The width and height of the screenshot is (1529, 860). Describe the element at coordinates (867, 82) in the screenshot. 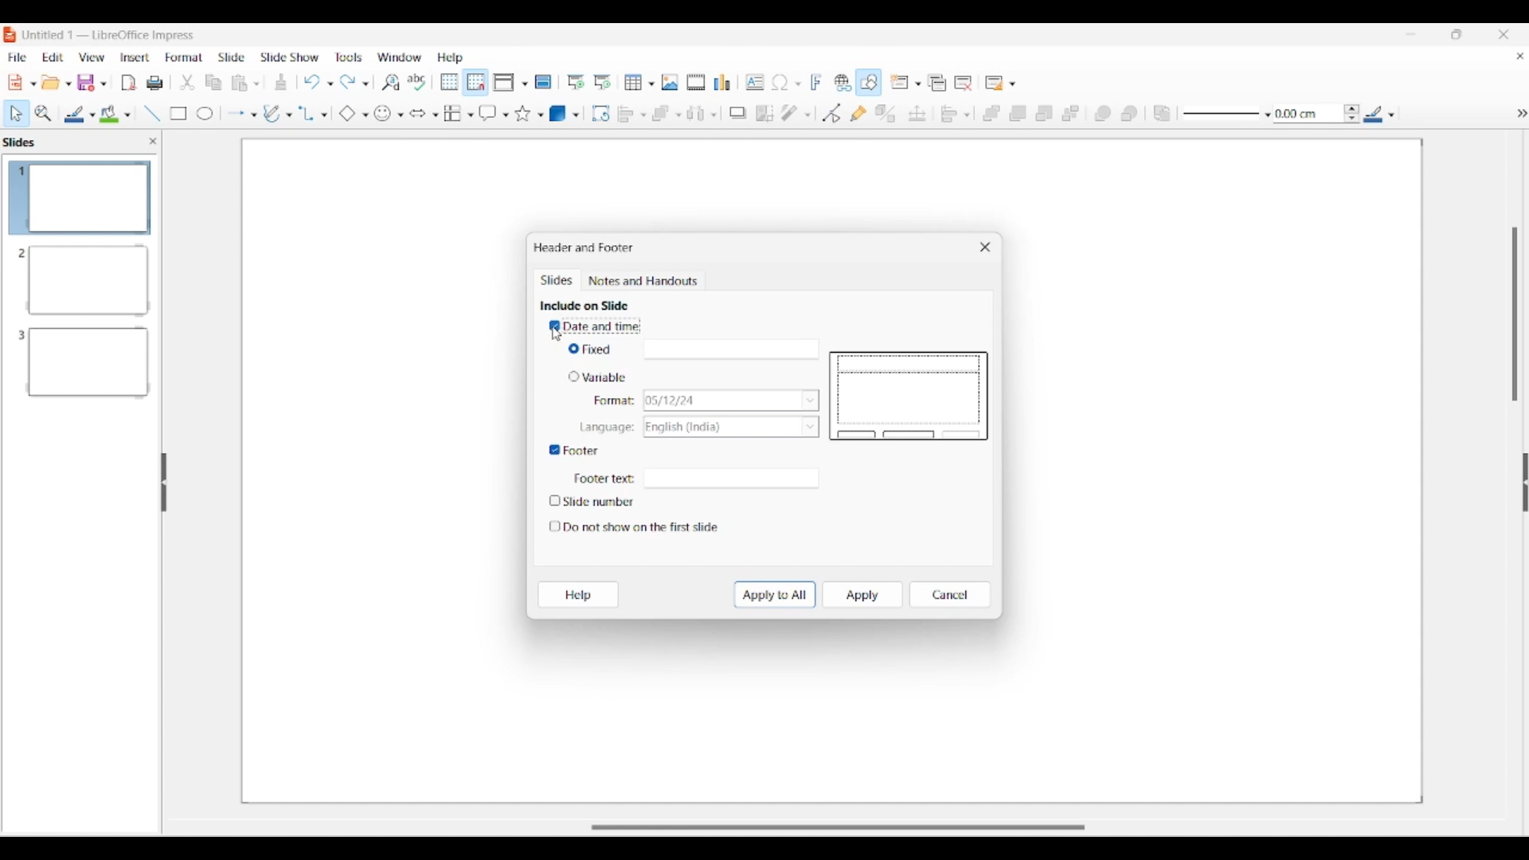

I see `Show draw functions, highlighted` at that location.